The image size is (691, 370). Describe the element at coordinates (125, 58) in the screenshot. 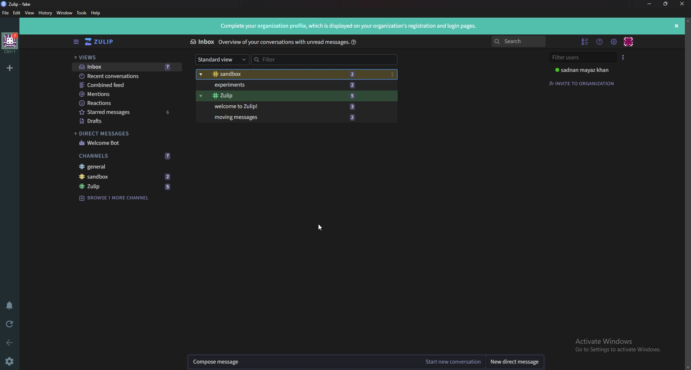

I see `Views` at that location.